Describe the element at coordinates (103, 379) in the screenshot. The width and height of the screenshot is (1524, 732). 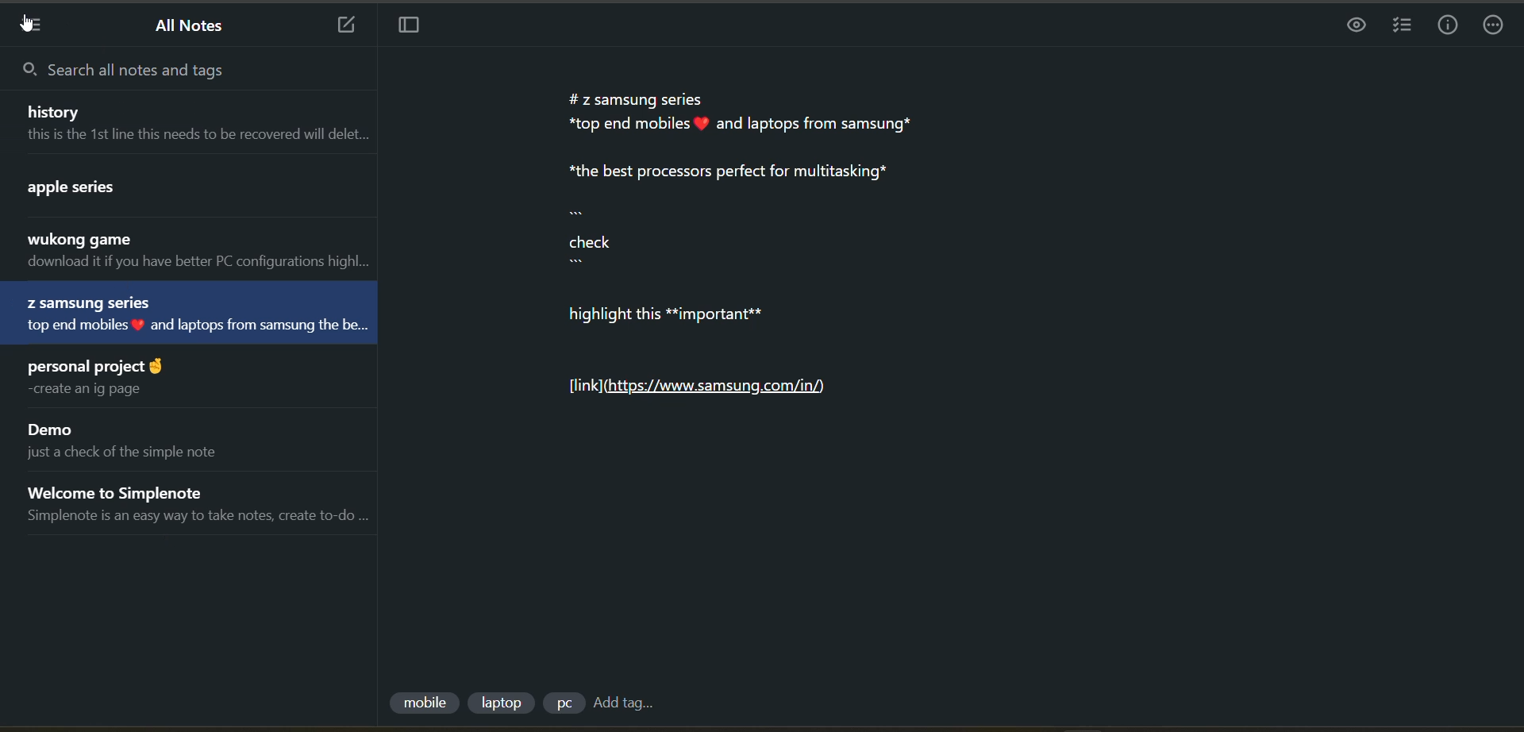
I see `note title and preview` at that location.